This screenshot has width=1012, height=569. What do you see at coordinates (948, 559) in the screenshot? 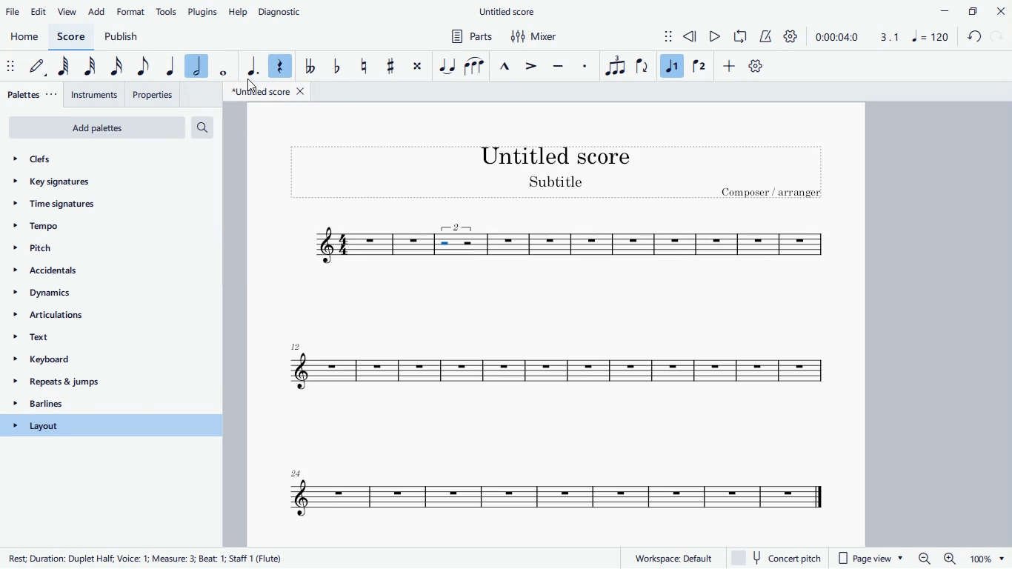
I see `zoom in` at bounding box center [948, 559].